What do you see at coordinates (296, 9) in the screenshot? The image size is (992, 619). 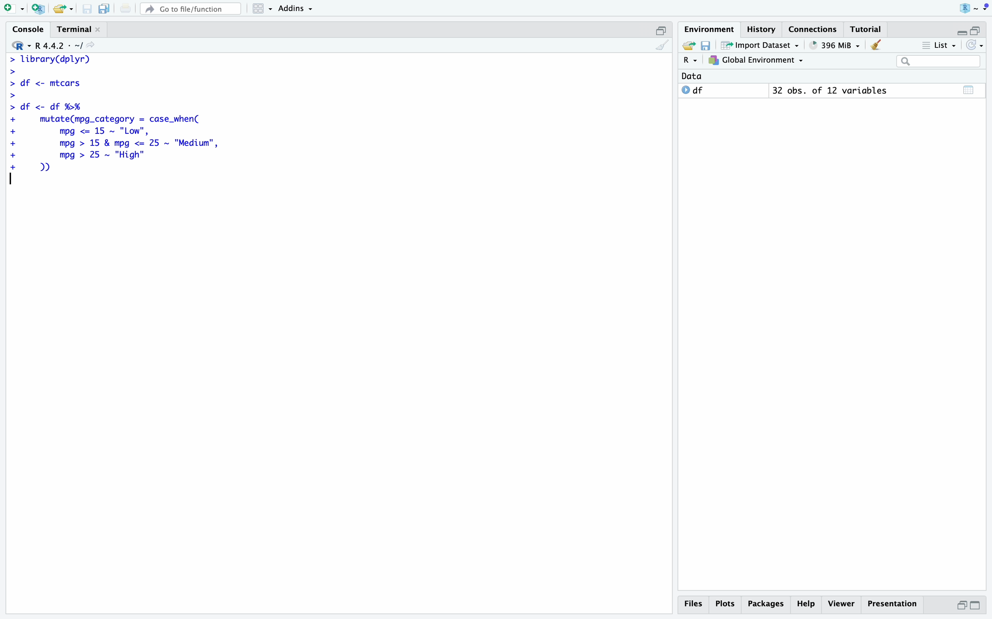 I see `Addins` at bounding box center [296, 9].